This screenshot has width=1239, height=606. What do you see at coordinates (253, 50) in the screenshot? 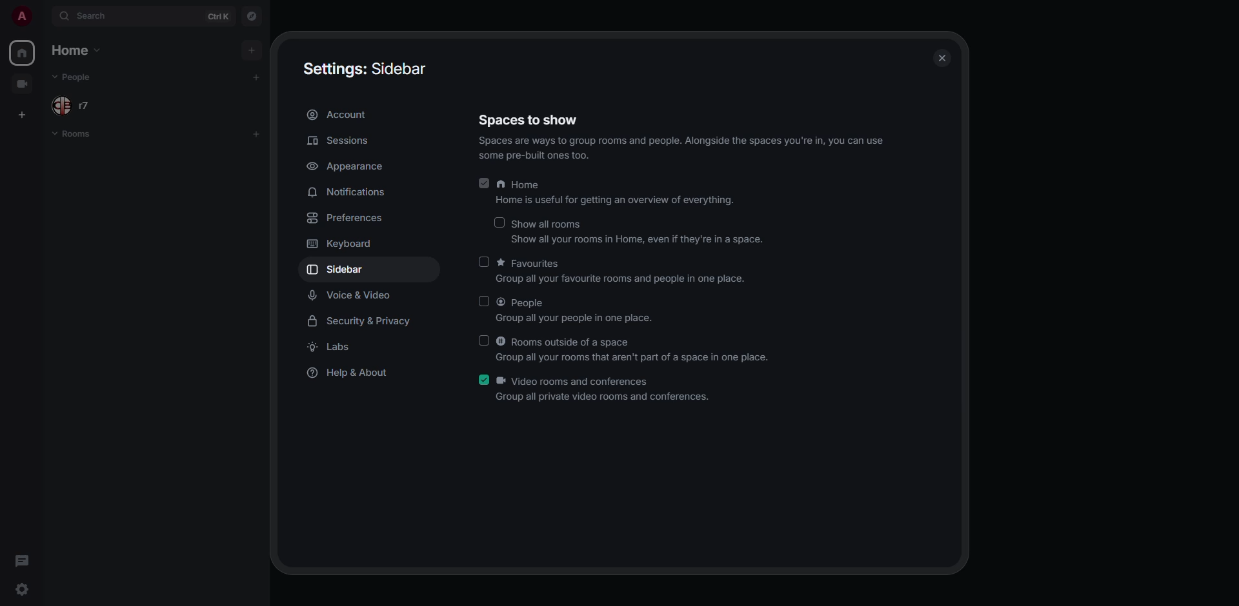
I see `add` at bounding box center [253, 50].